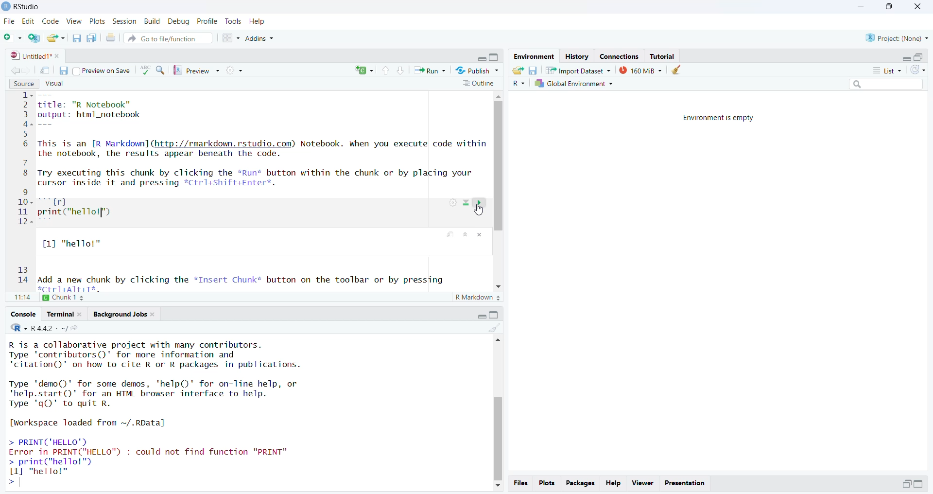 The image size is (933, 494). Describe the element at coordinates (98, 22) in the screenshot. I see `plots` at that location.